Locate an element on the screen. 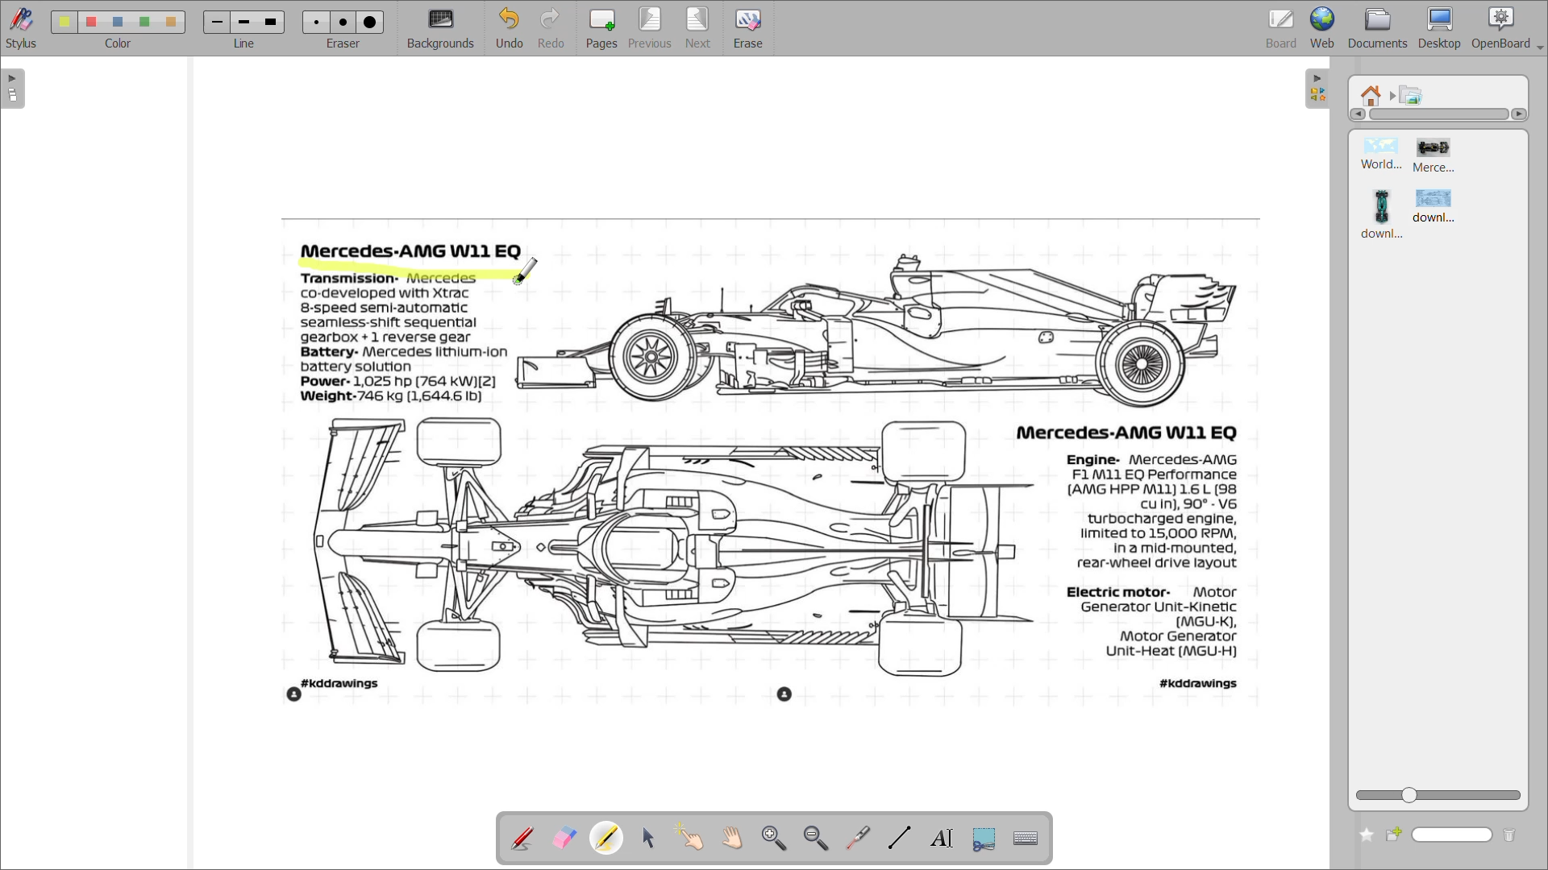 The image size is (1548, 870). line 1 is located at coordinates (216, 22).